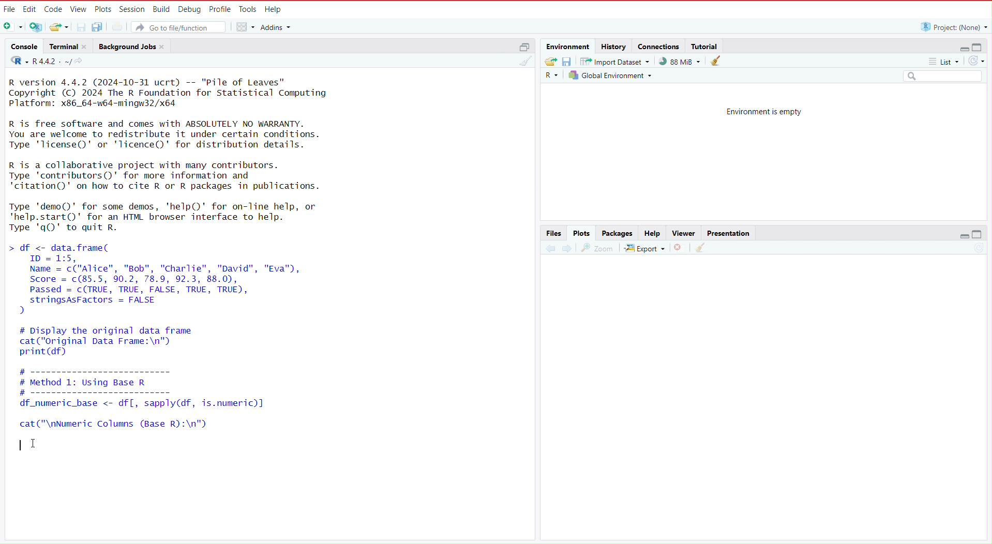 The height and width of the screenshot is (544, 992). Describe the element at coordinates (53, 7) in the screenshot. I see `Code` at that location.